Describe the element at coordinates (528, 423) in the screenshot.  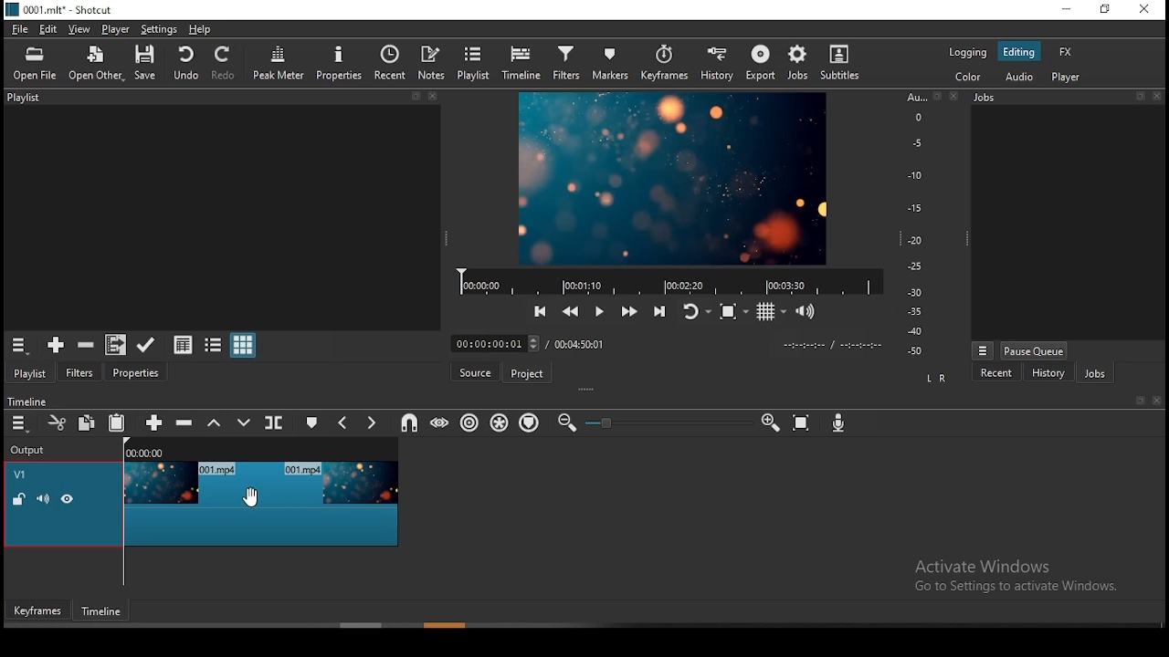
I see `ripple markers` at that location.